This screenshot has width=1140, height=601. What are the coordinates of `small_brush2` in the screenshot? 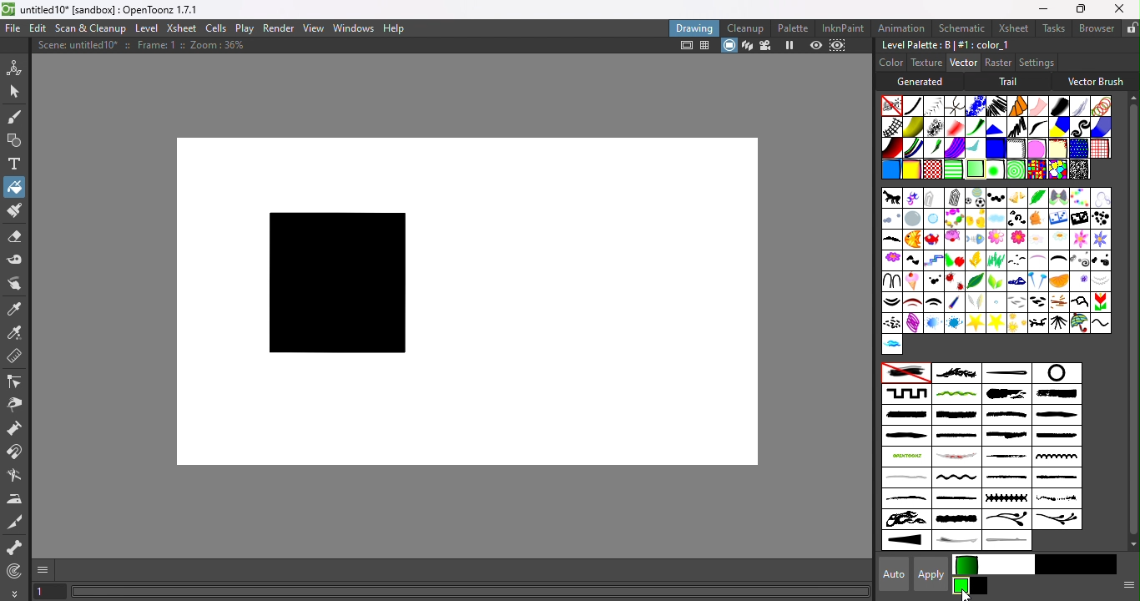 It's located at (1056, 478).